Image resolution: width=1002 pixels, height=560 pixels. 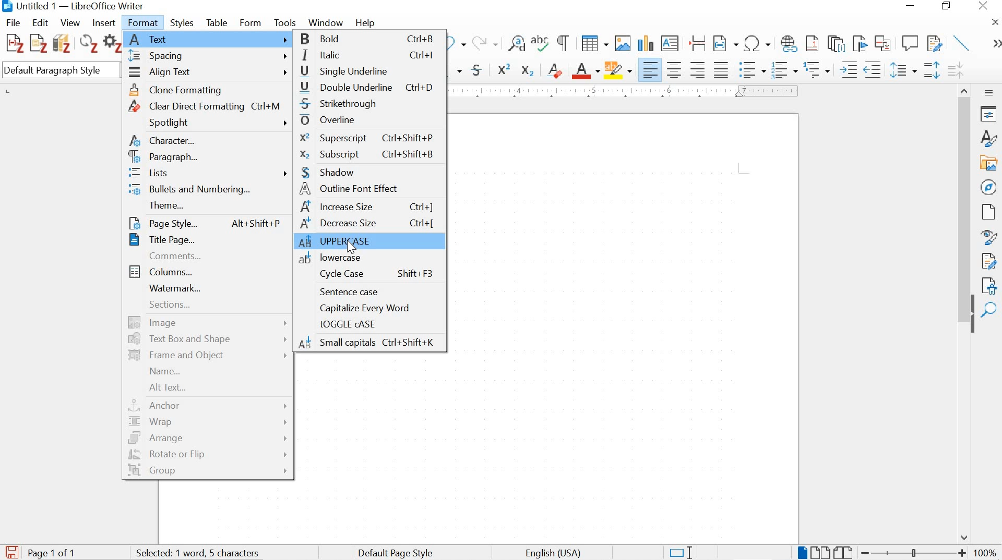 What do you see at coordinates (208, 438) in the screenshot?
I see `arrange` at bounding box center [208, 438].